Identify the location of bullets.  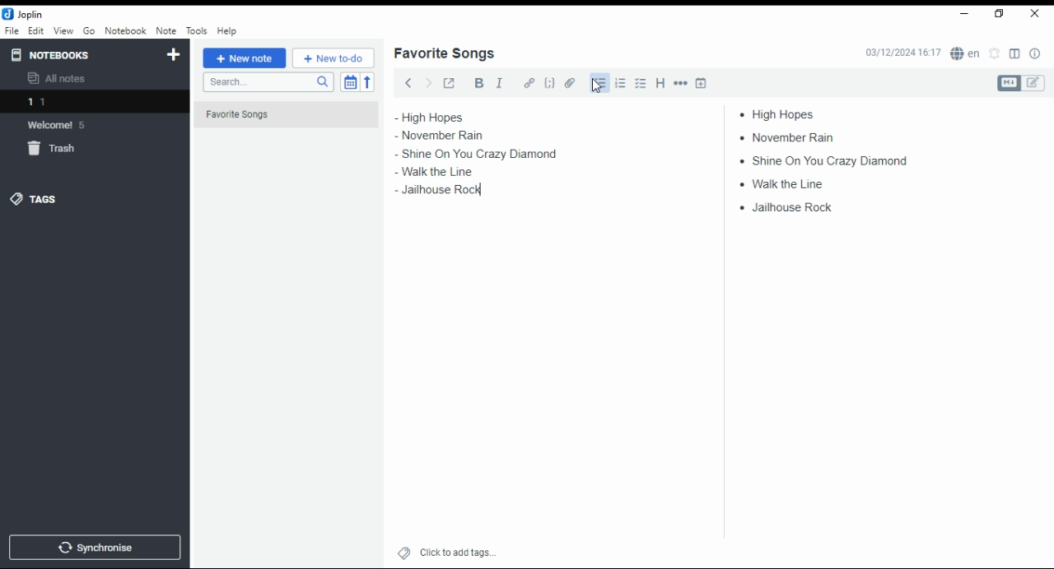
(598, 83).